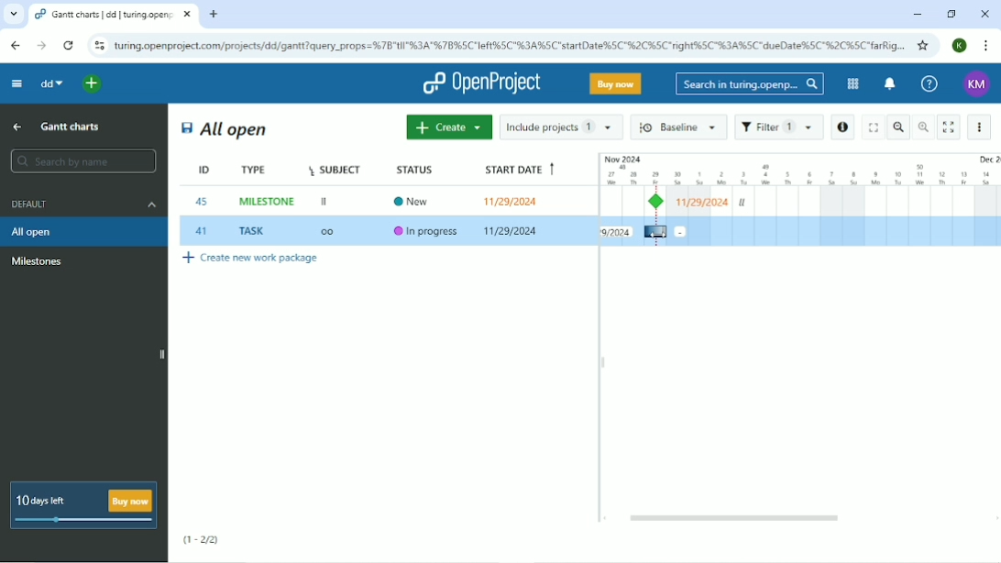 Image resolution: width=1001 pixels, height=563 pixels. What do you see at coordinates (915, 15) in the screenshot?
I see `Minimize` at bounding box center [915, 15].